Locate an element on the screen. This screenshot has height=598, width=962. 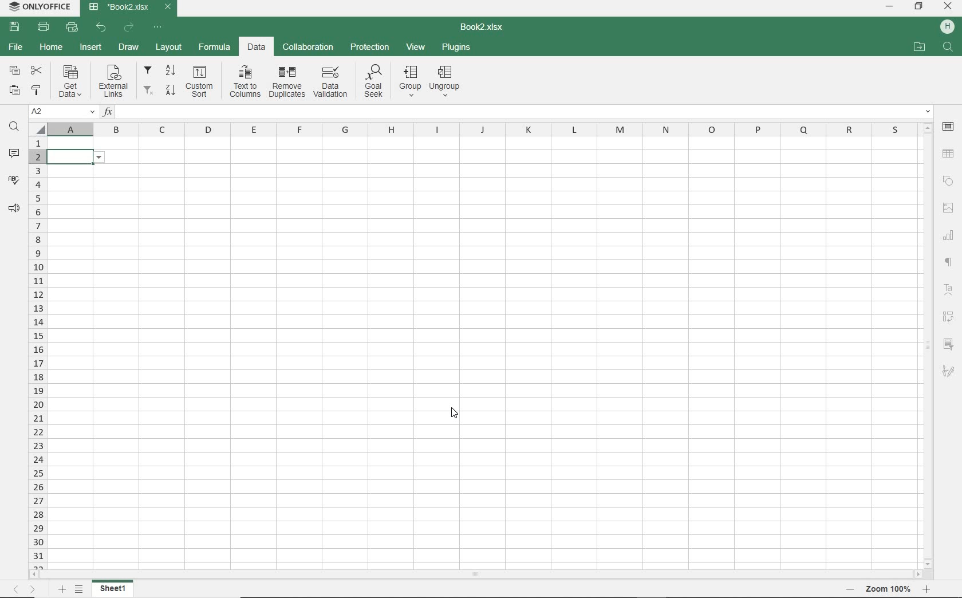
VIEW is located at coordinates (417, 46).